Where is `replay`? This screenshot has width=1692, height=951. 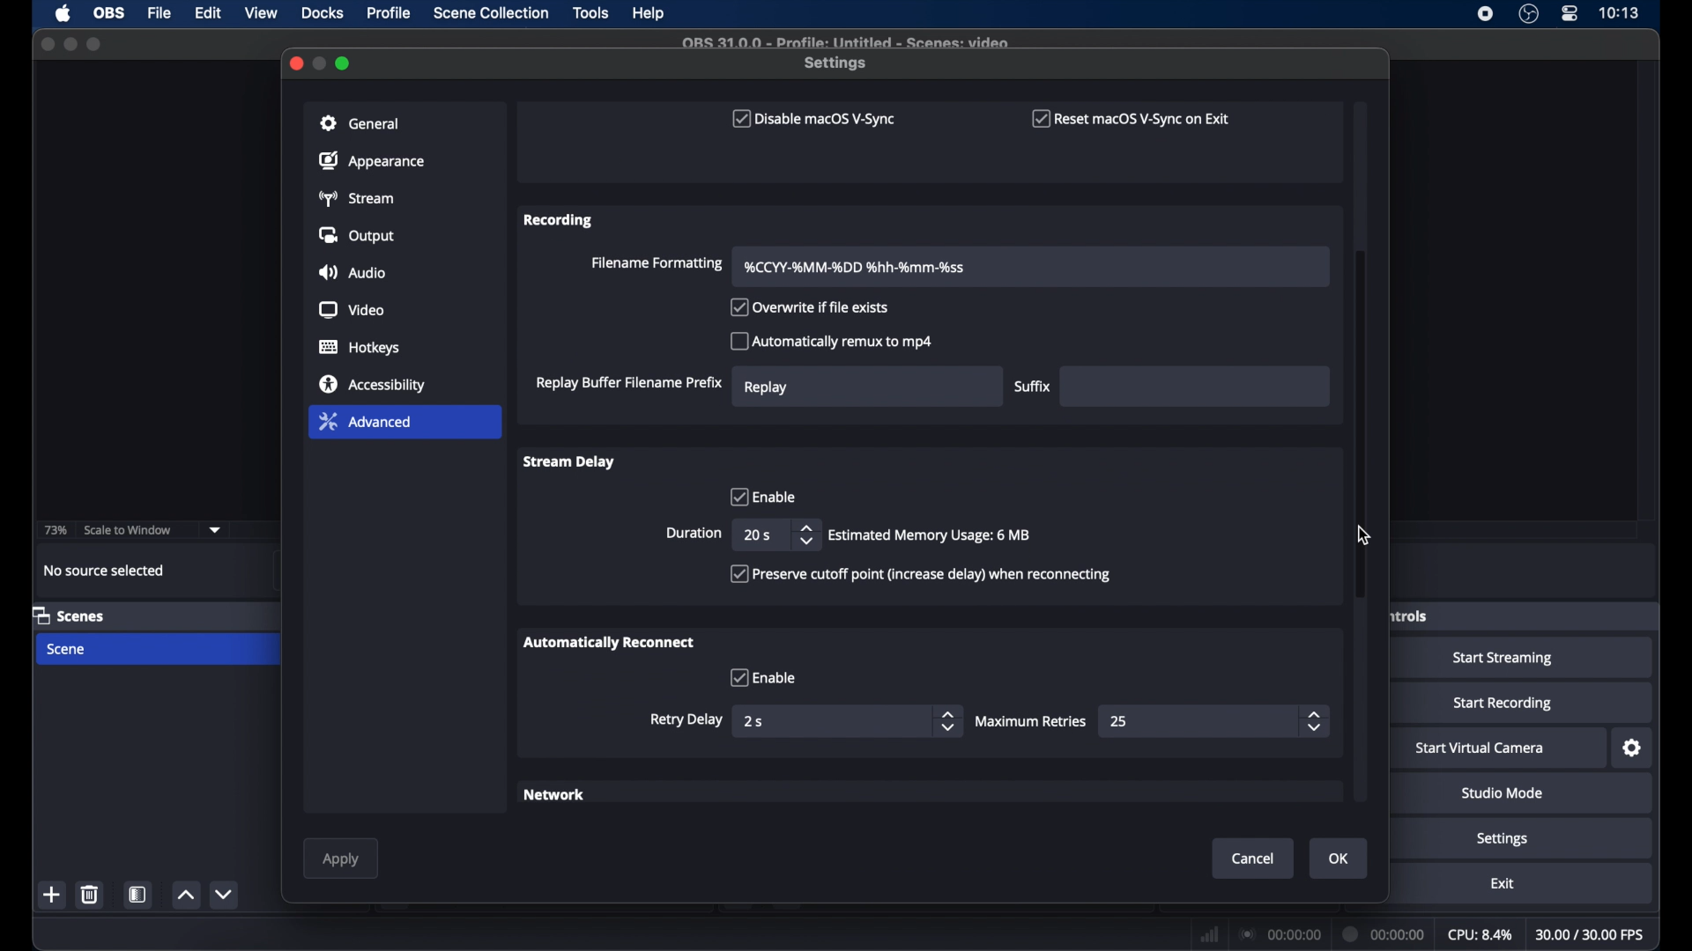
replay is located at coordinates (767, 387).